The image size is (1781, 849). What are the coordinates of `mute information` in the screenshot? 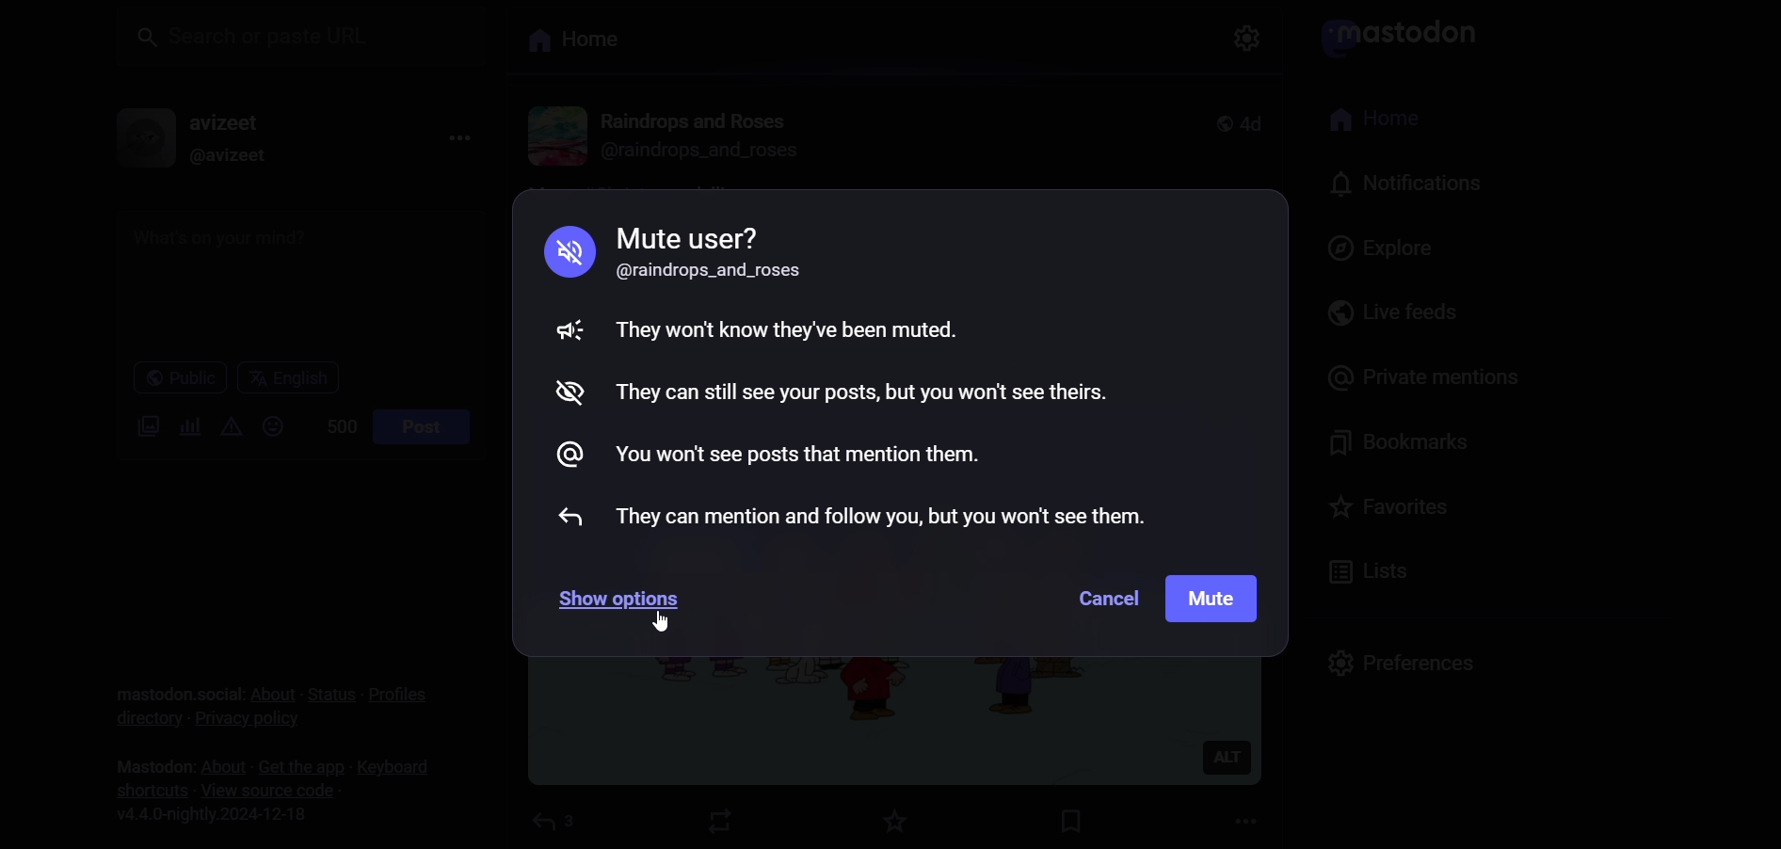 It's located at (859, 376).